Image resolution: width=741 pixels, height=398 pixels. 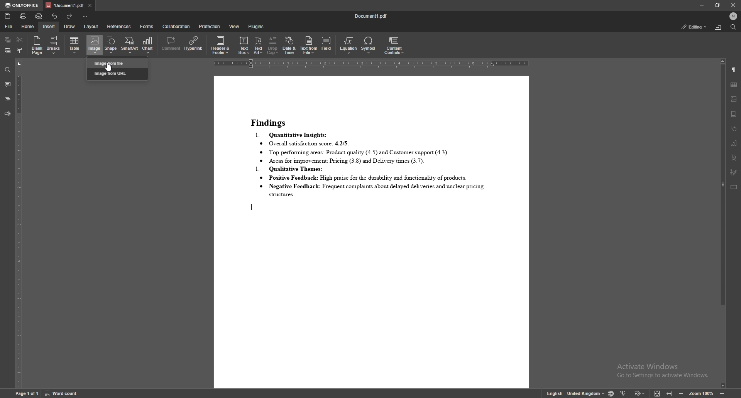 I want to click on undo, so click(x=54, y=16).